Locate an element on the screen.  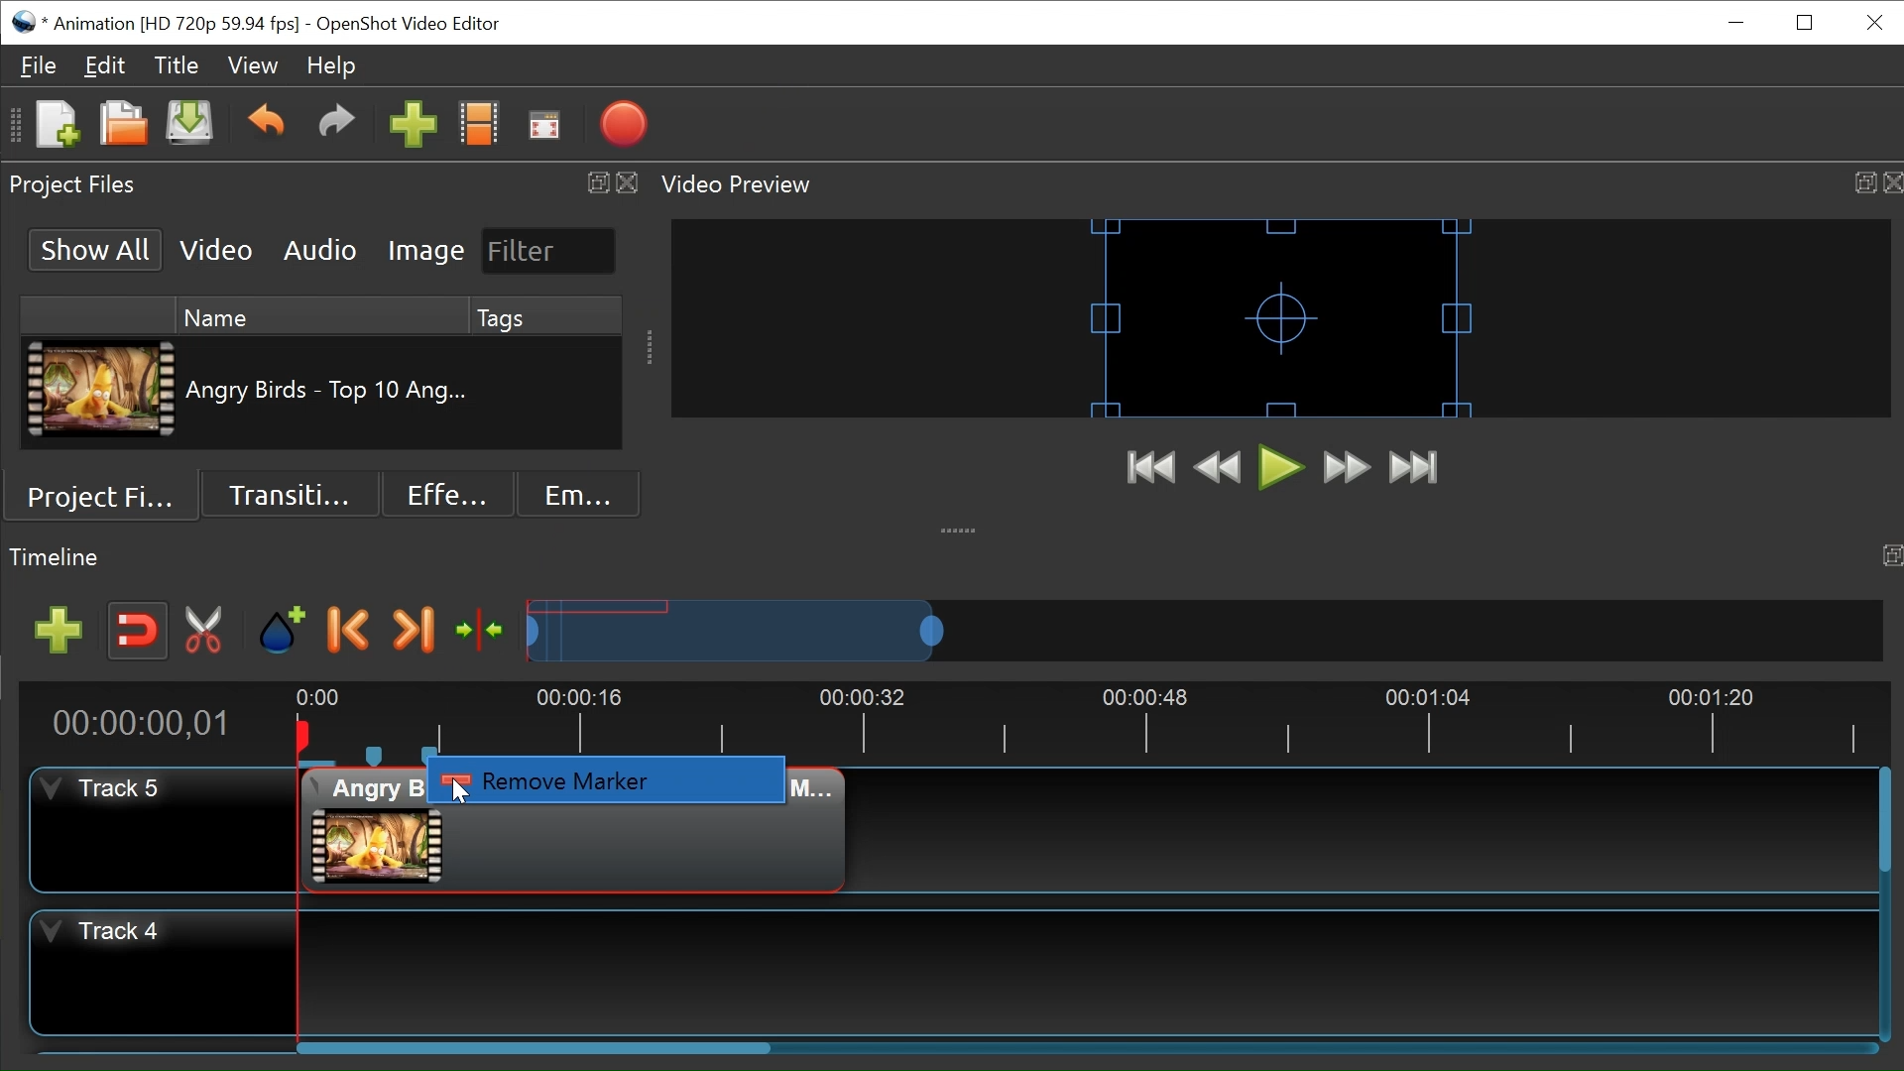
Undo is located at coordinates (269, 128).